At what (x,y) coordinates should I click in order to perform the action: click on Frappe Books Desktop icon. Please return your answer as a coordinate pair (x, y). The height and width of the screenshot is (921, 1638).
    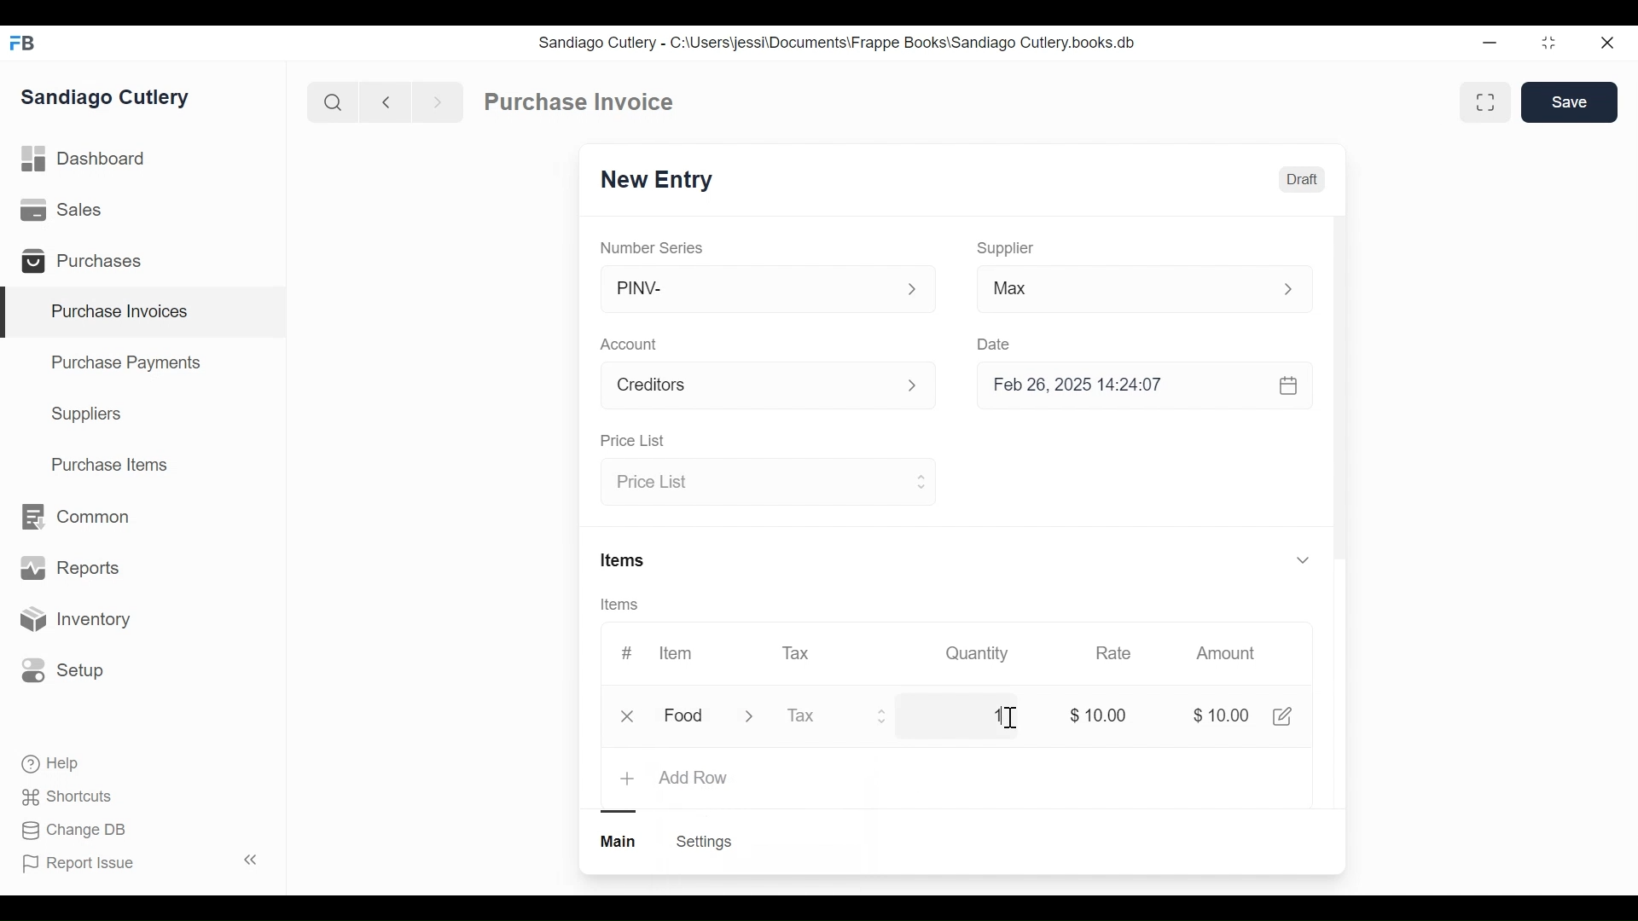
    Looking at the image, I should click on (28, 44).